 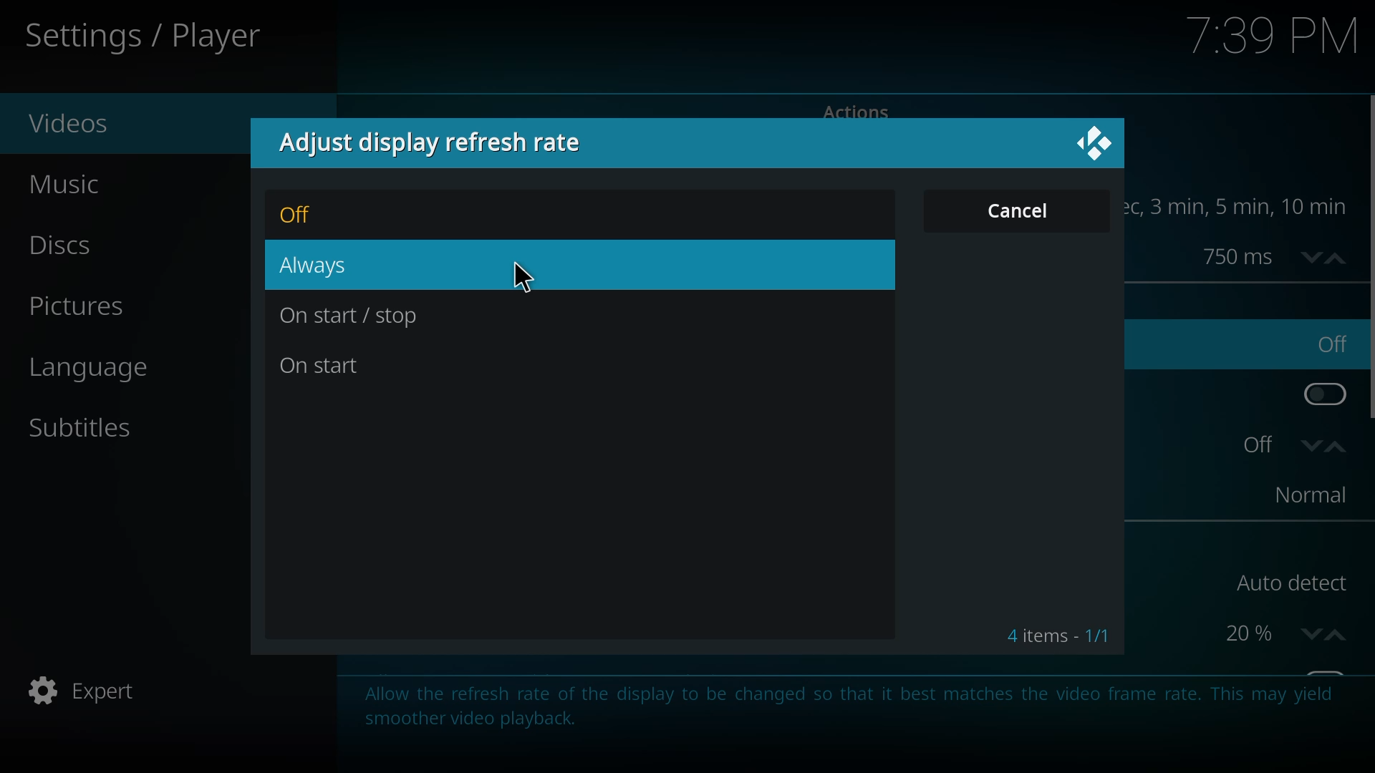 I want to click on player, so click(x=149, y=37).